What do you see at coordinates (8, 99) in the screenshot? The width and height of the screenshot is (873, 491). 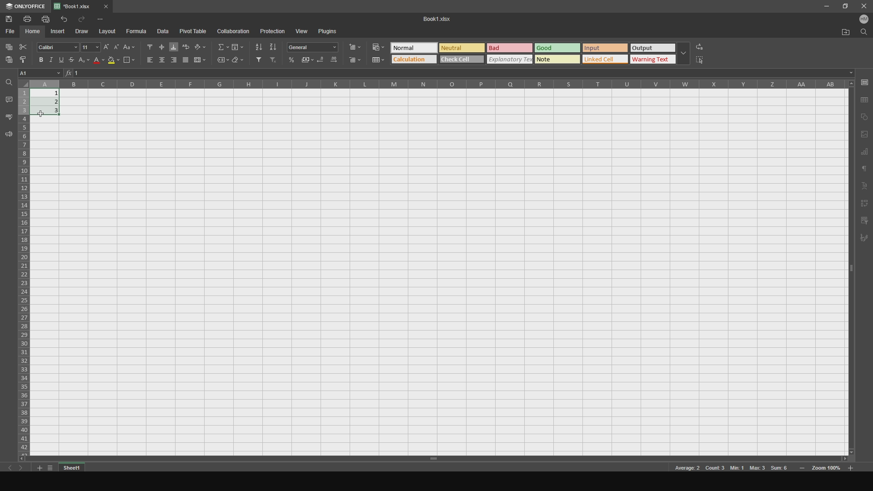 I see `comments` at bounding box center [8, 99].